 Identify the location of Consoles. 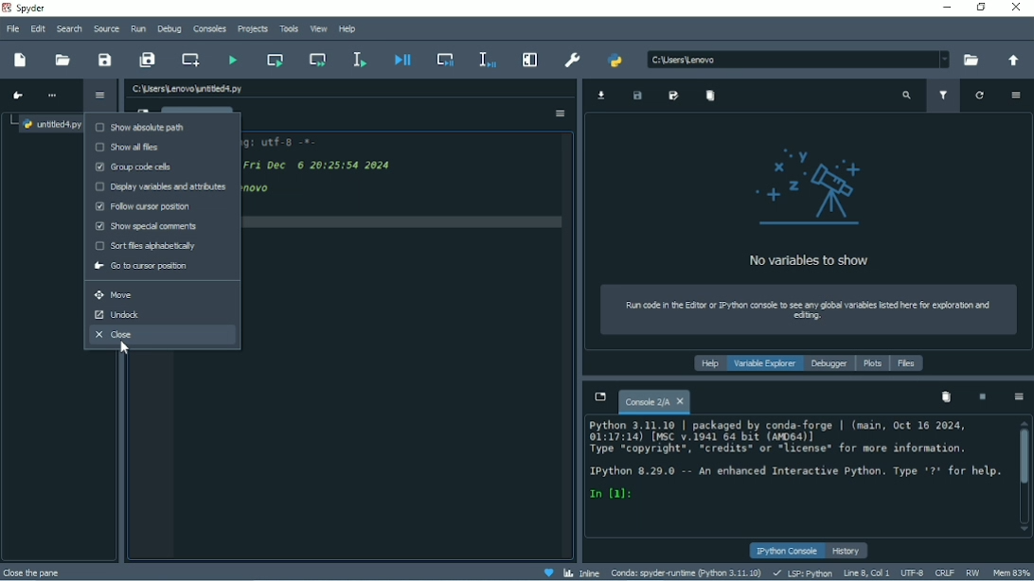
(209, 29).